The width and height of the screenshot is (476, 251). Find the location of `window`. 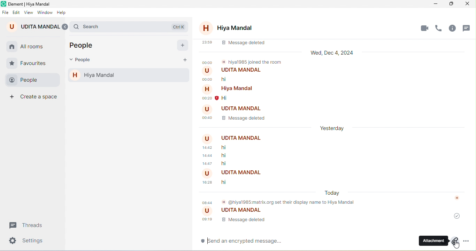

window is located at coordinates (45, 12).